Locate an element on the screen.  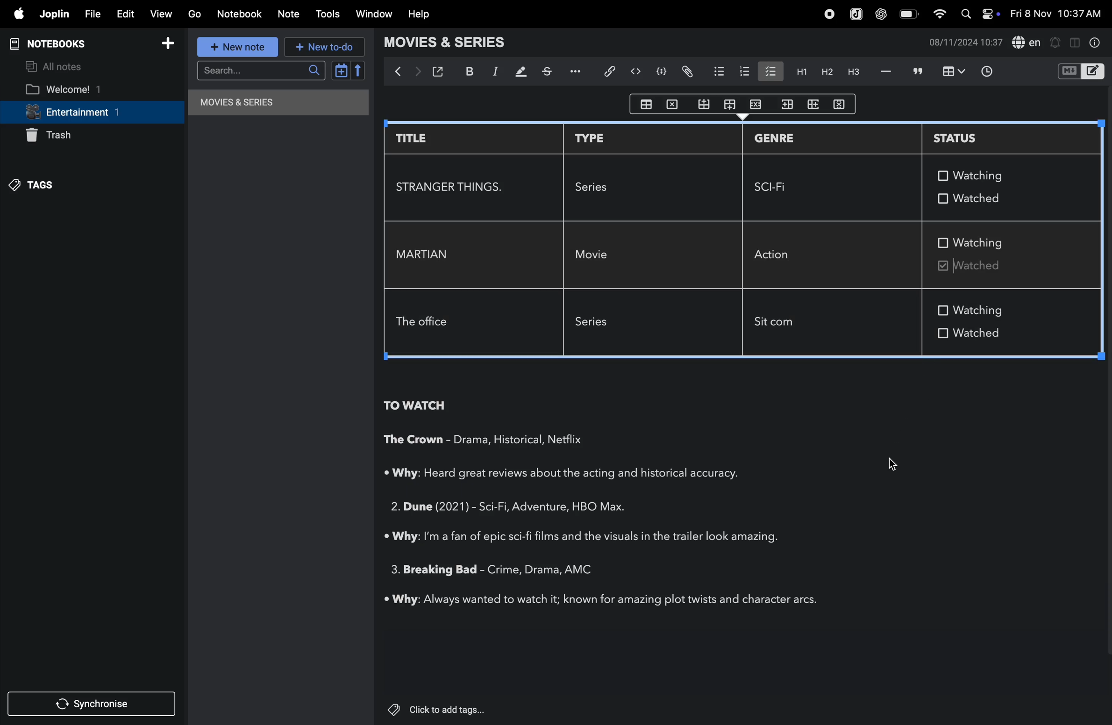
apple widgets is located at coordinates (982, 13).